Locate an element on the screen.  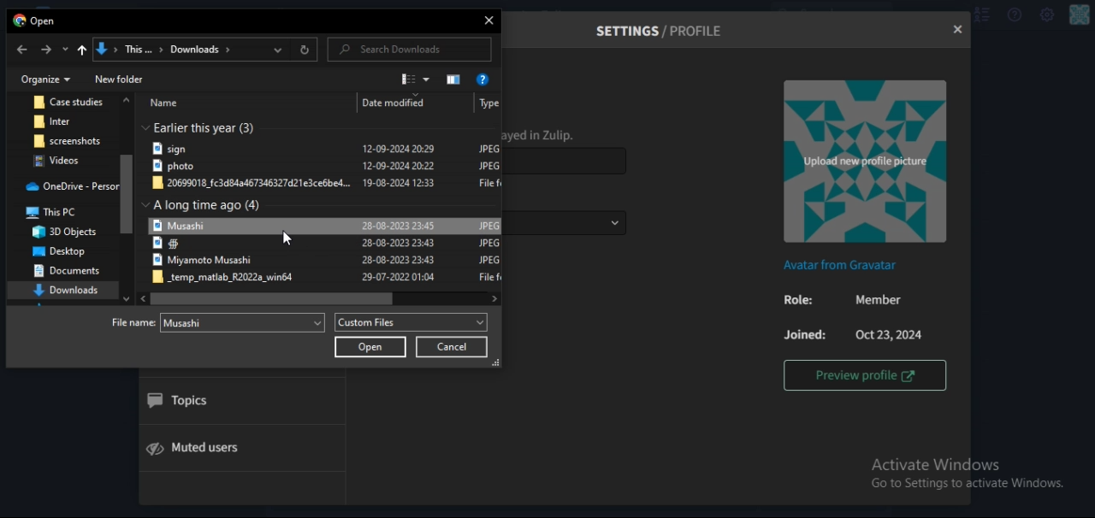
this pc is located at coordinates (61, 215).